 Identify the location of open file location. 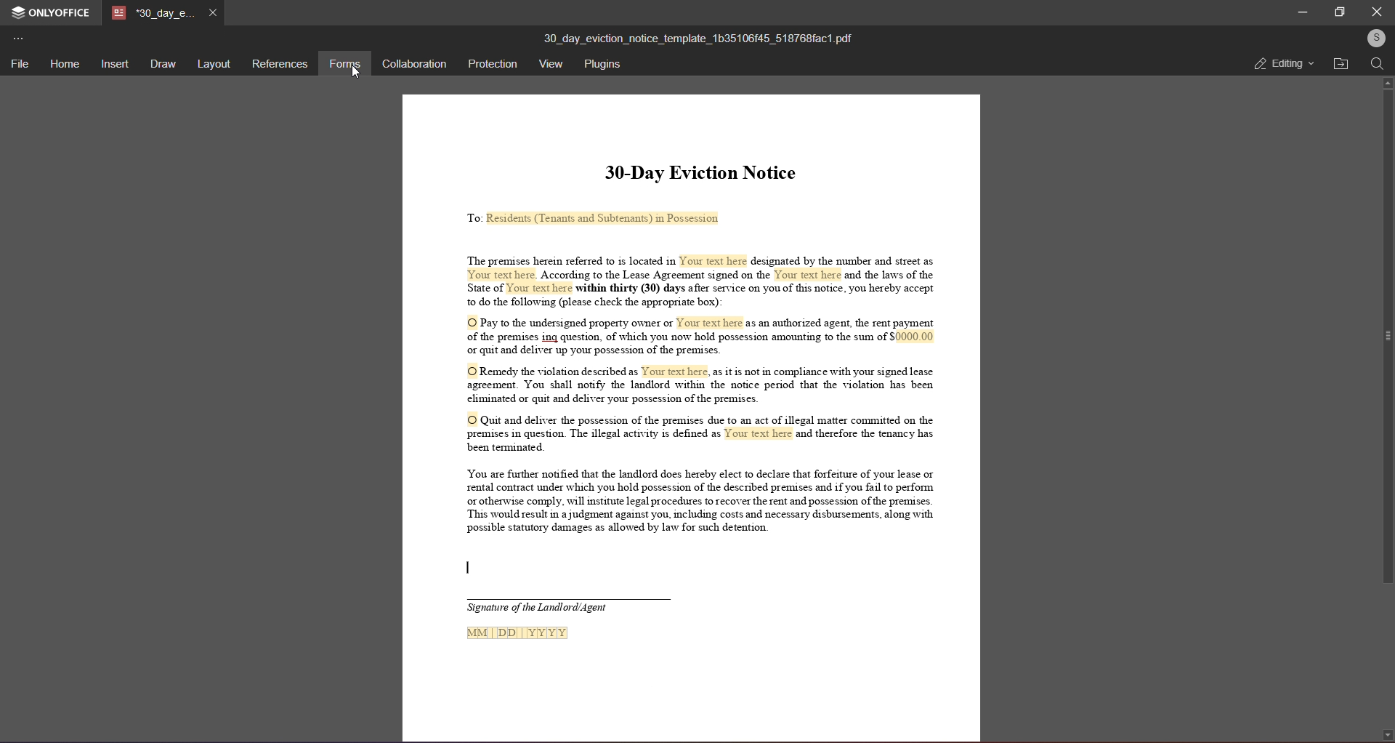
(1340, 64).